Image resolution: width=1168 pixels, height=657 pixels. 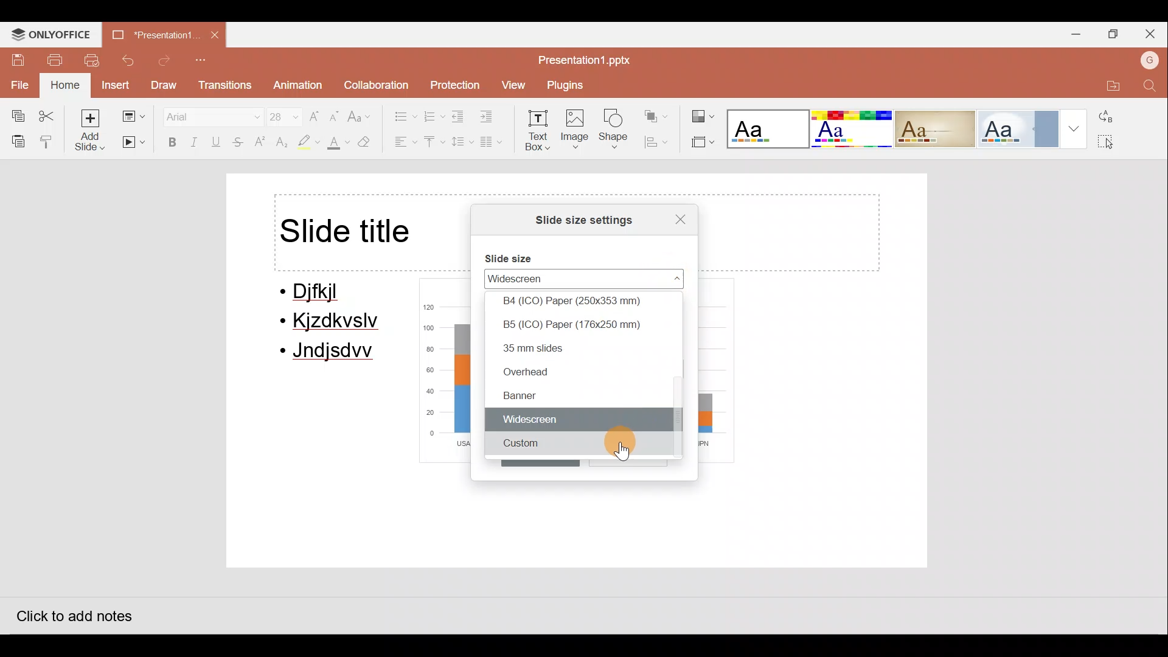 I want to click on Widescreen, so click(x=580, y=421).